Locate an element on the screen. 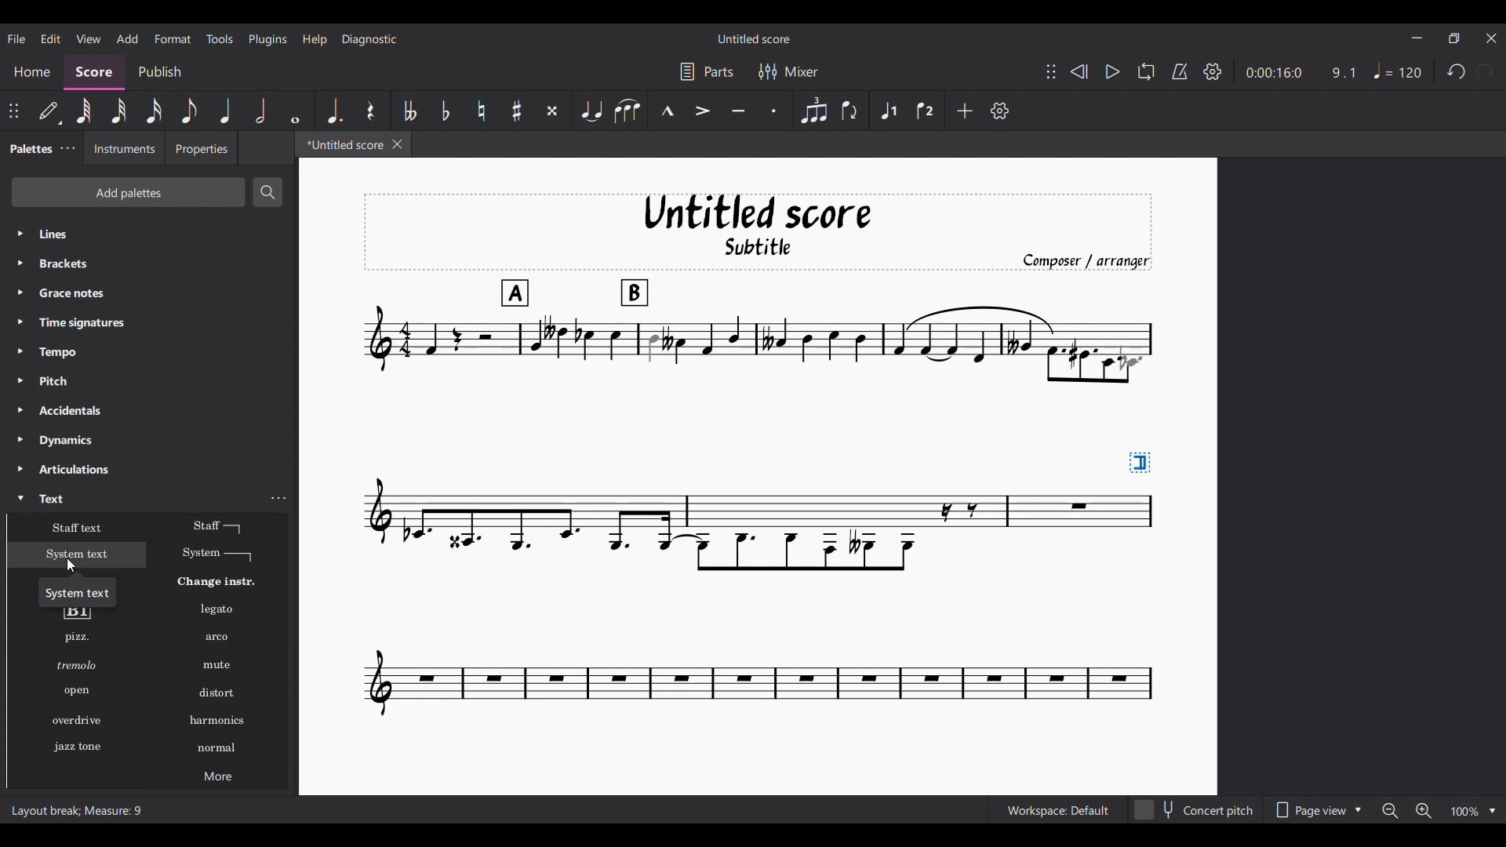  Whole note is located at coordinates (296, 111).